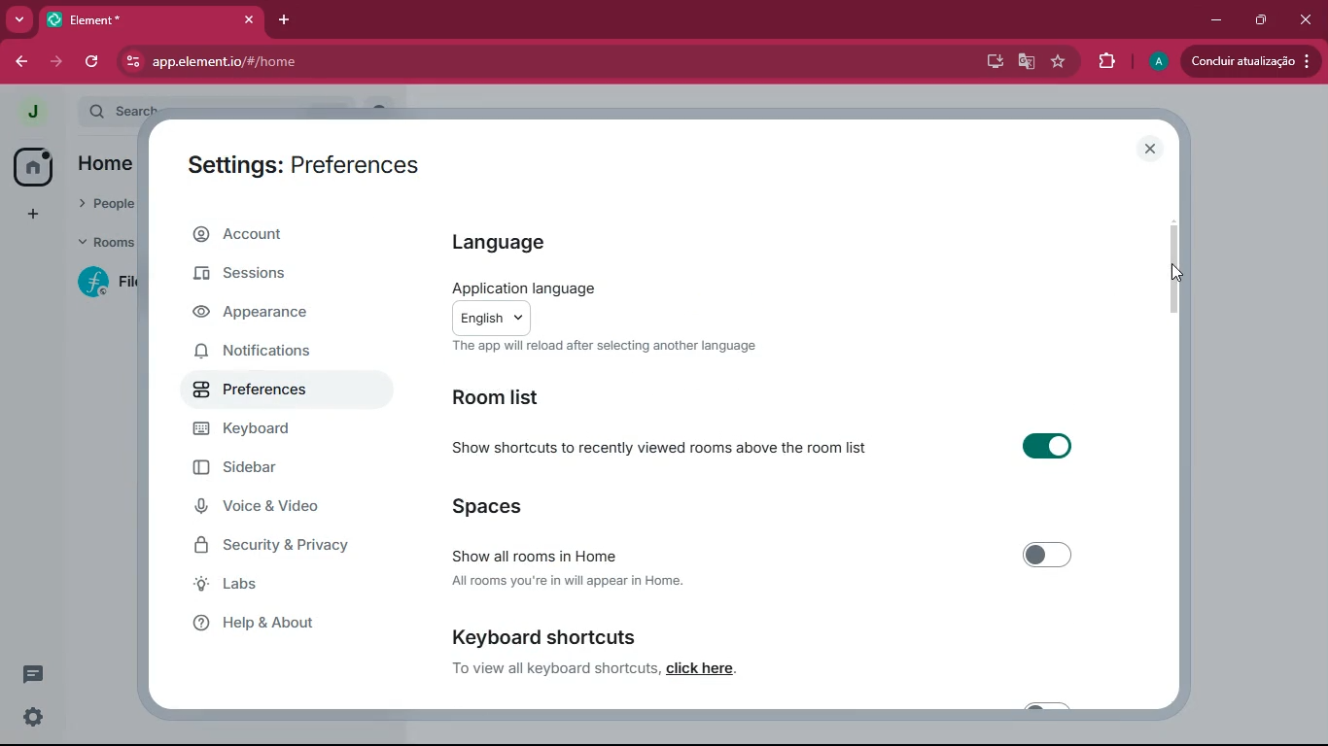  What do you see at coordinates (25, 216) in the screenshot?
I see `add` at bounding box center [25, 216].